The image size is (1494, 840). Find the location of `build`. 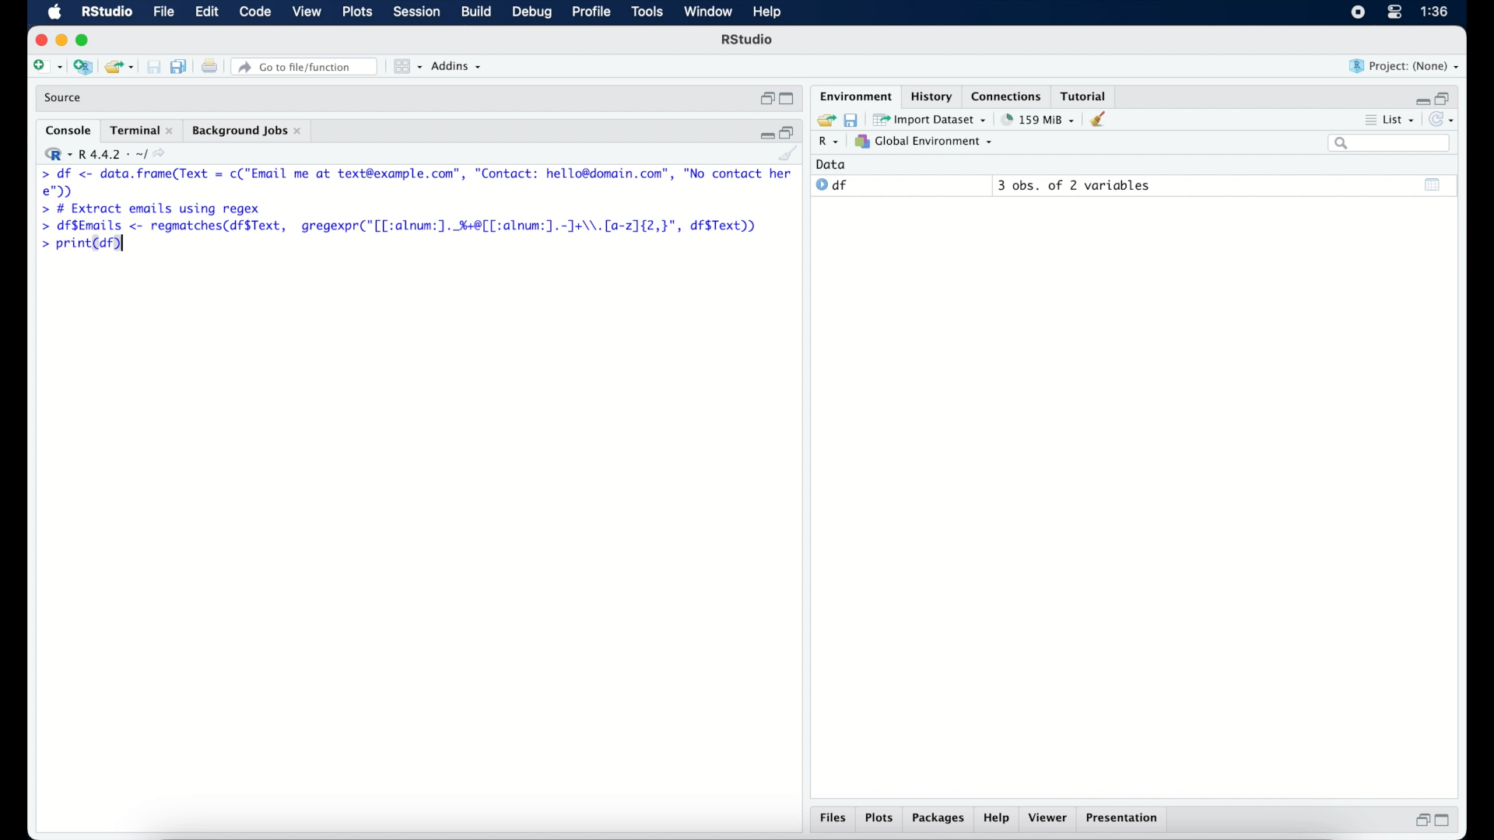

build is located at coordinates (477, 12).